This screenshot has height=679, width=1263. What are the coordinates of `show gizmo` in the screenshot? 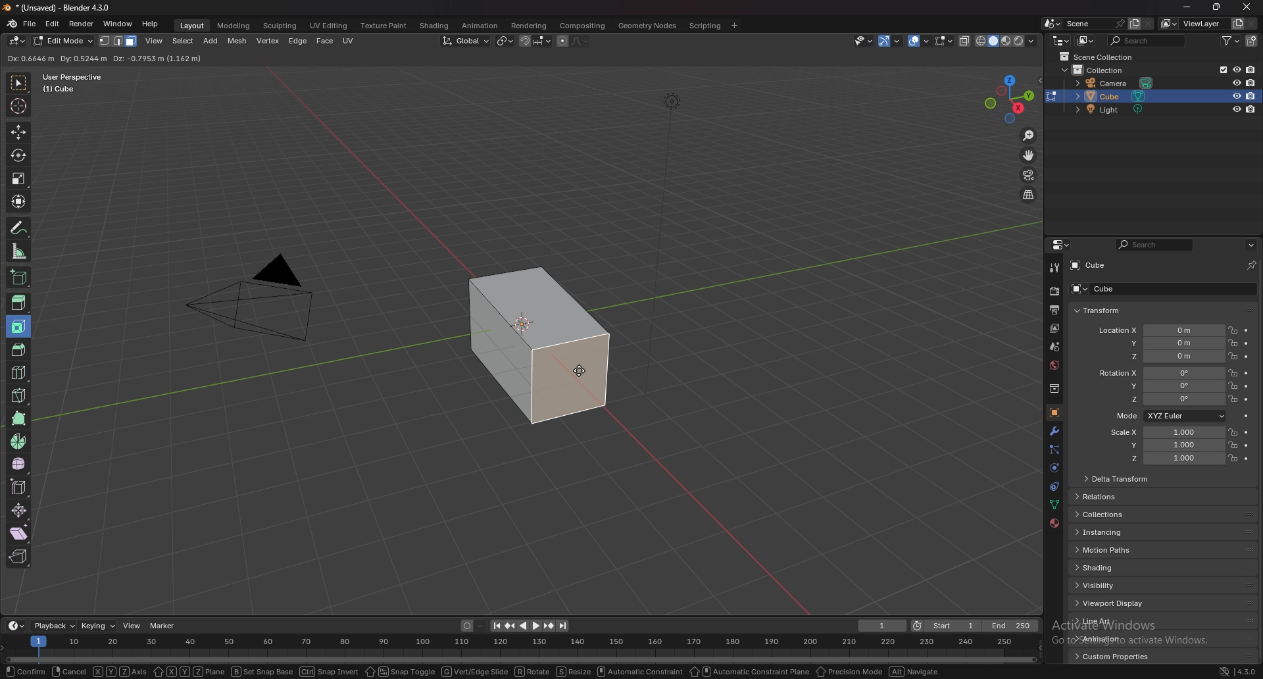 It's located at (889, 41).